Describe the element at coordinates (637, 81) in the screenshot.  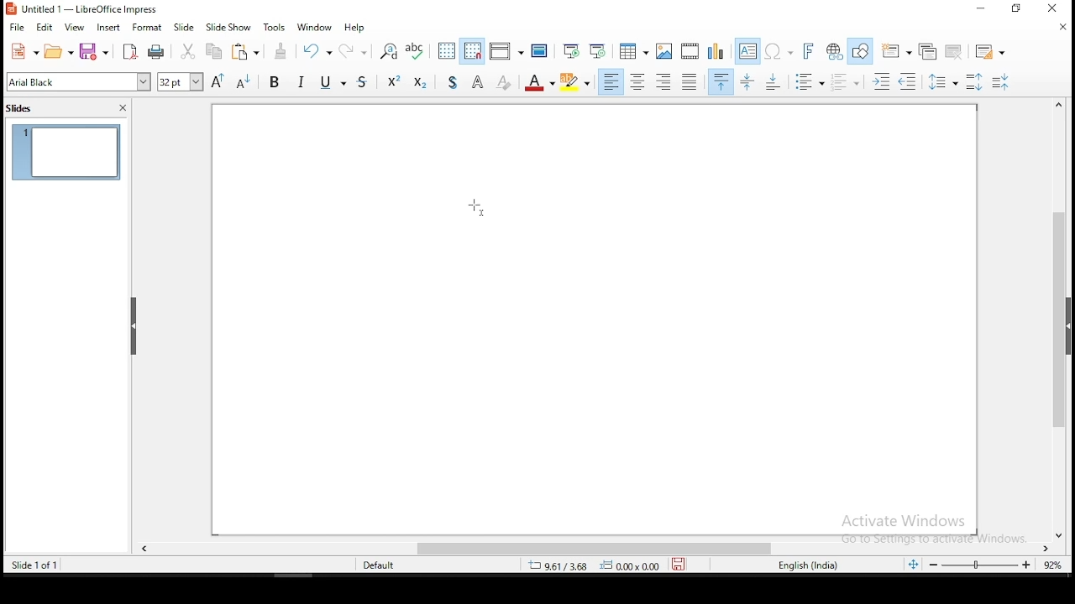
I see `Centre Align` at that location.